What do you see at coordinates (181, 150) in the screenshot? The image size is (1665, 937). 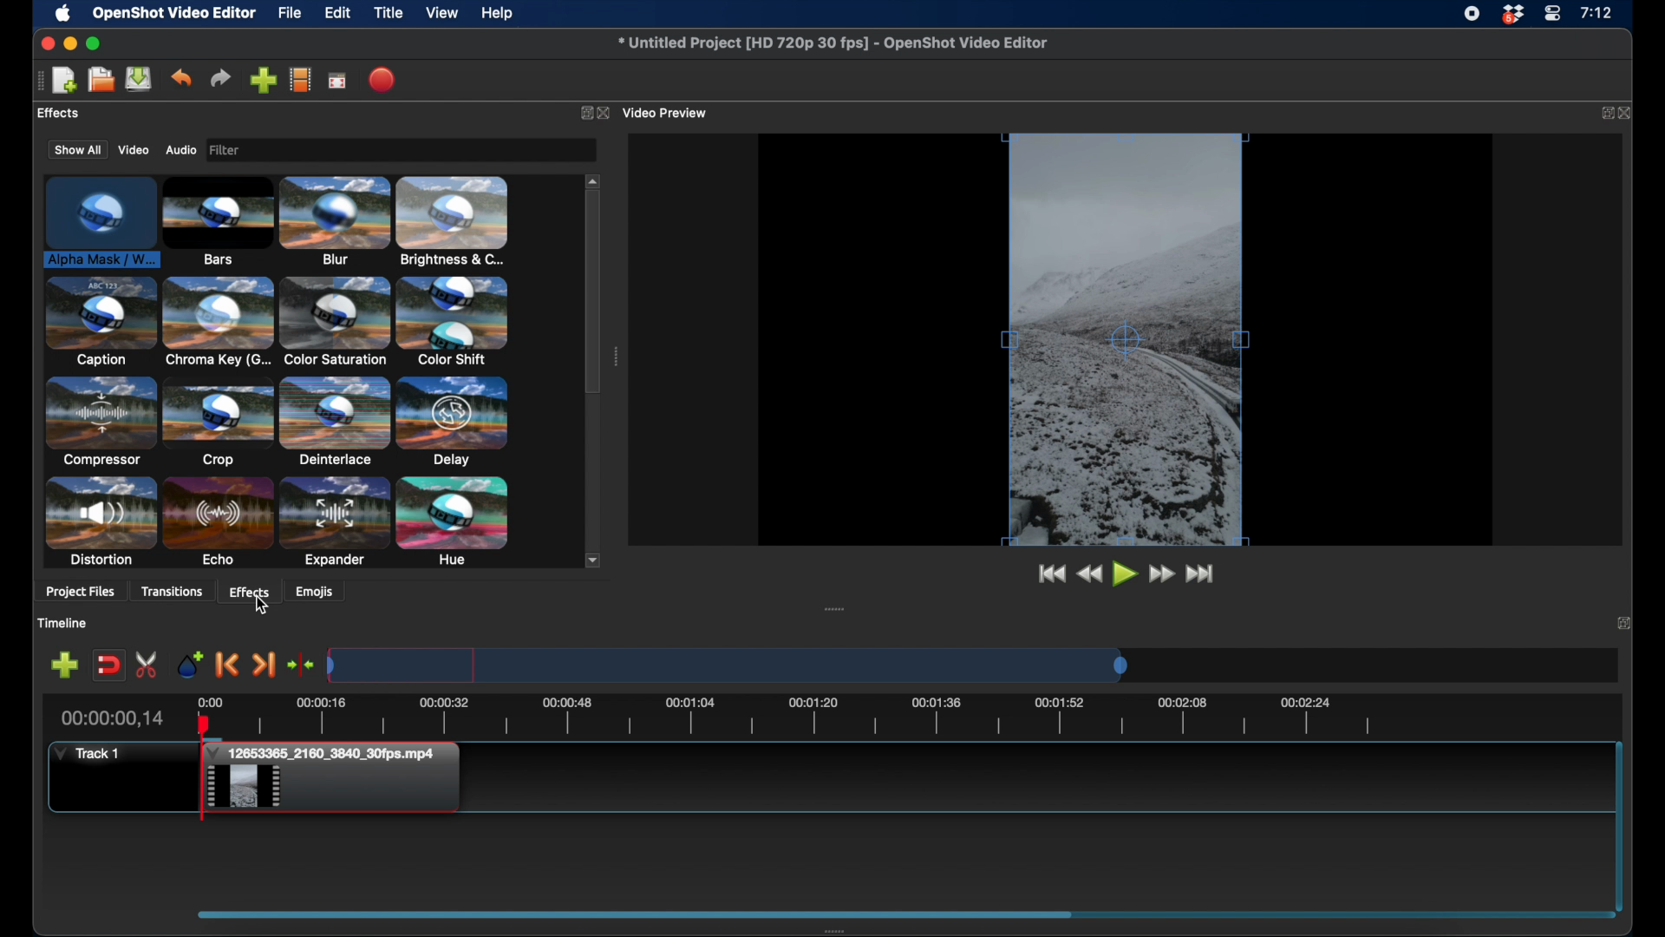 I see `audio` at bounding box center [181, 150].